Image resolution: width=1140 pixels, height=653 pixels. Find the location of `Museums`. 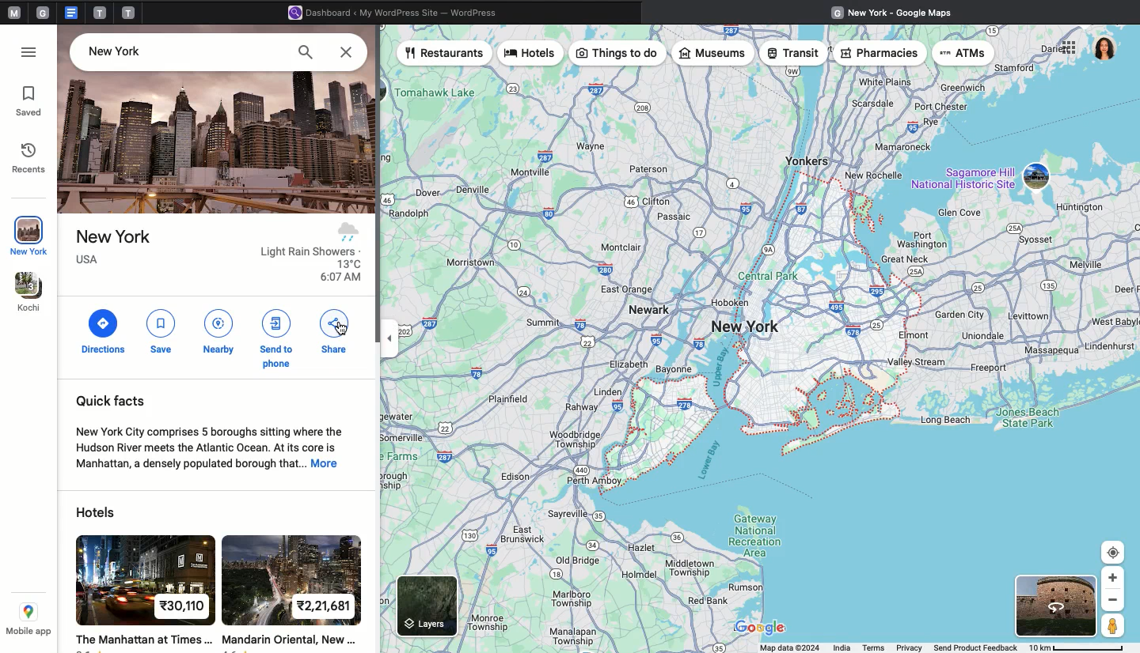

Museums is located at coordinates (714, 55).